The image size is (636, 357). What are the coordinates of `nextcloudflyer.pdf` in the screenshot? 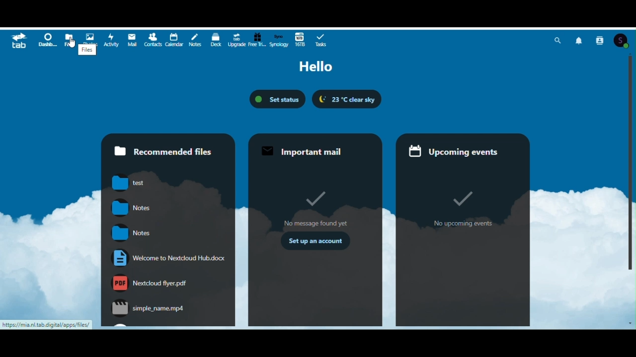 It's located at (150, 282).